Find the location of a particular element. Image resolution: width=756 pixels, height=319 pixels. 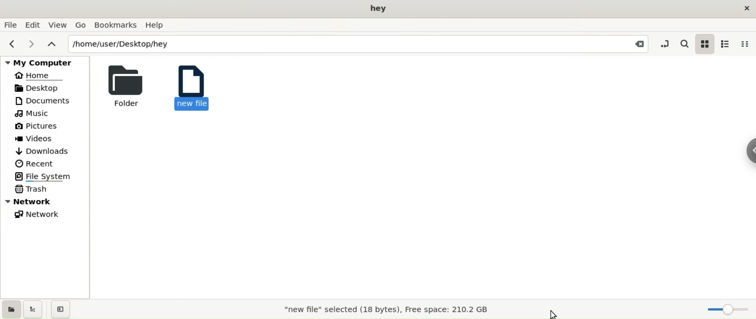

icon view is located at coordinates (704, 45).